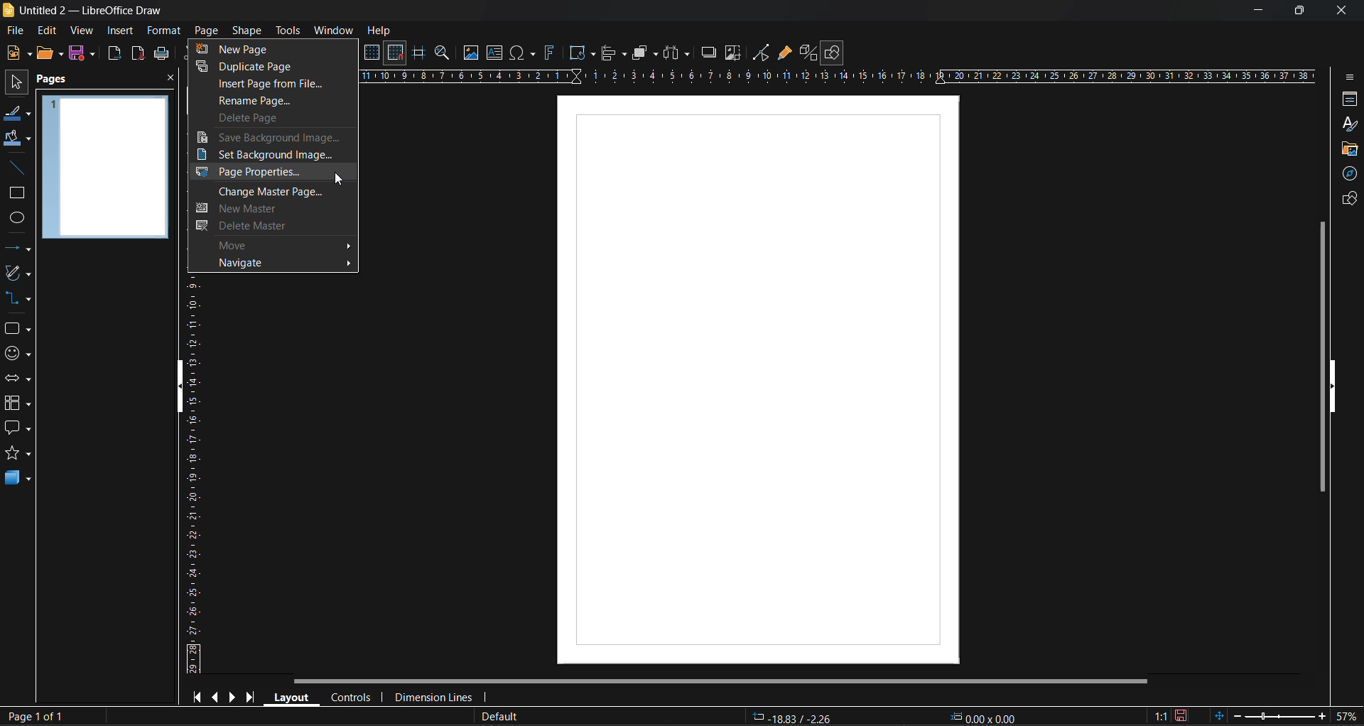 The image size is (1364, 726). What do you see at coordinates (438, 696) in the screenshot?
I see `dimension lines` at bounding box center [438, 696].